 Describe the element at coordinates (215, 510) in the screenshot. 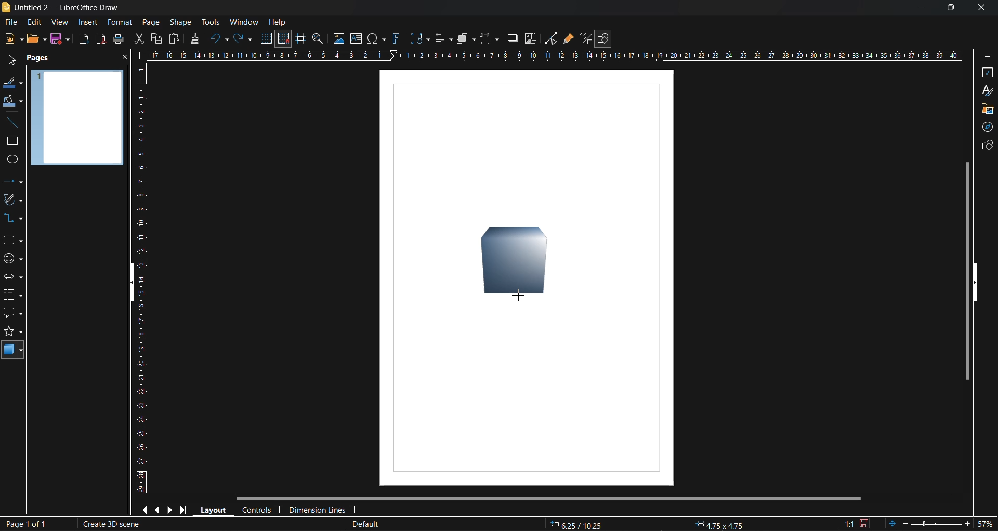

I see `layout` at that location.